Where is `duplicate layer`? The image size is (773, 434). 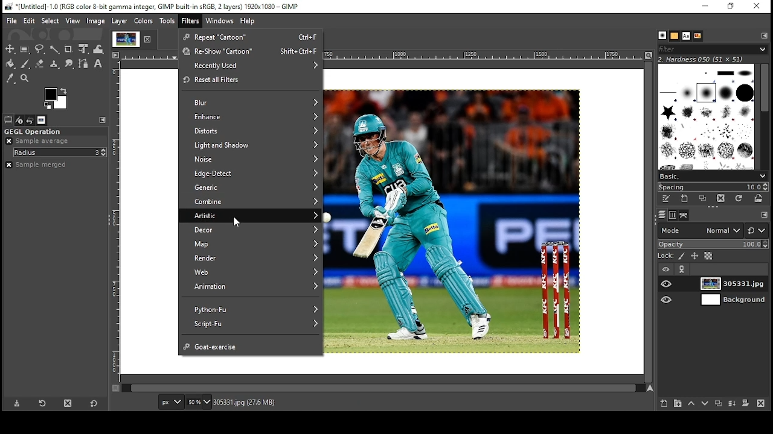
duplicate layer is located at coordinates (720, 404).